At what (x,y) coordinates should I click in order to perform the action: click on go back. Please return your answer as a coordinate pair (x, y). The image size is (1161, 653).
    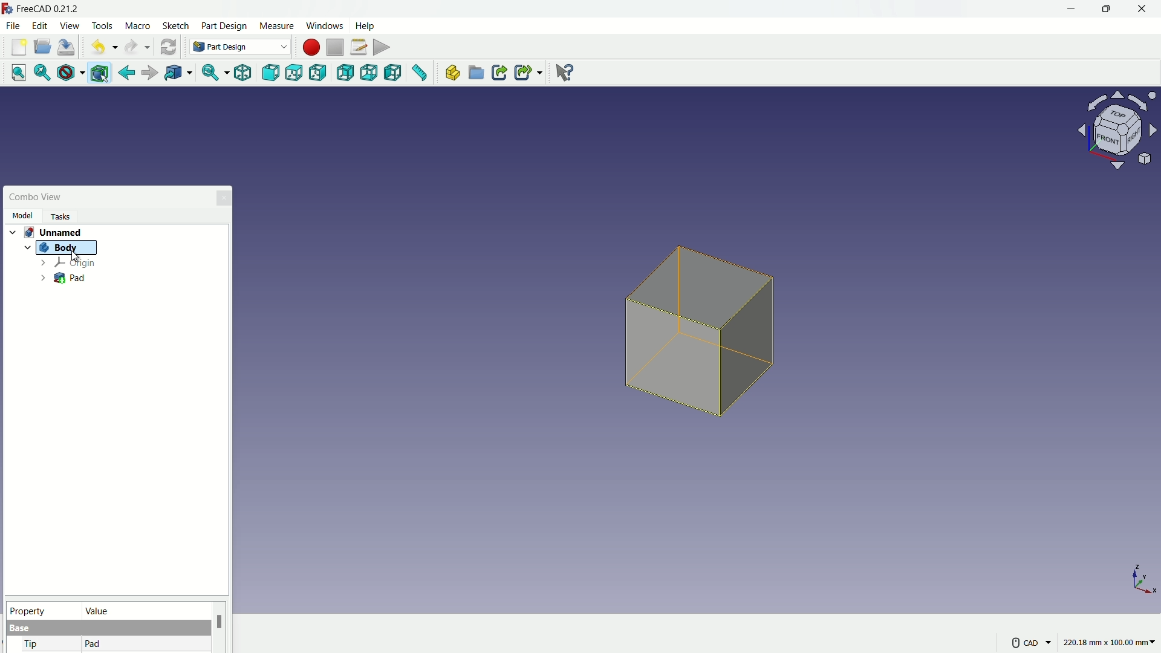
    Looking at the image, I should click on (127, 73).